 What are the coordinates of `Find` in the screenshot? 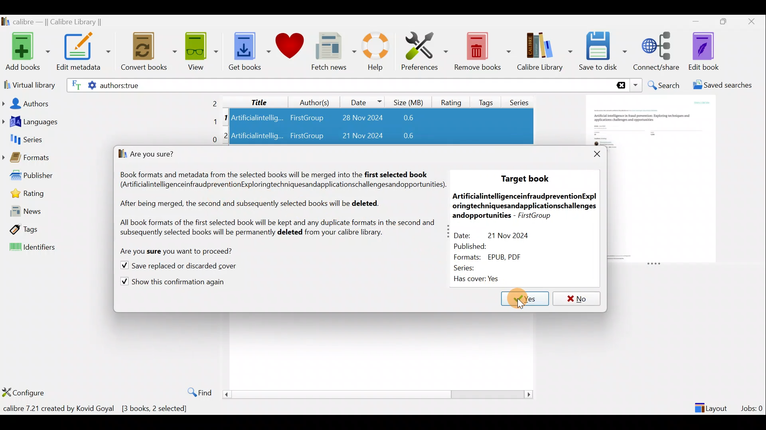 It's located at (195, 392).